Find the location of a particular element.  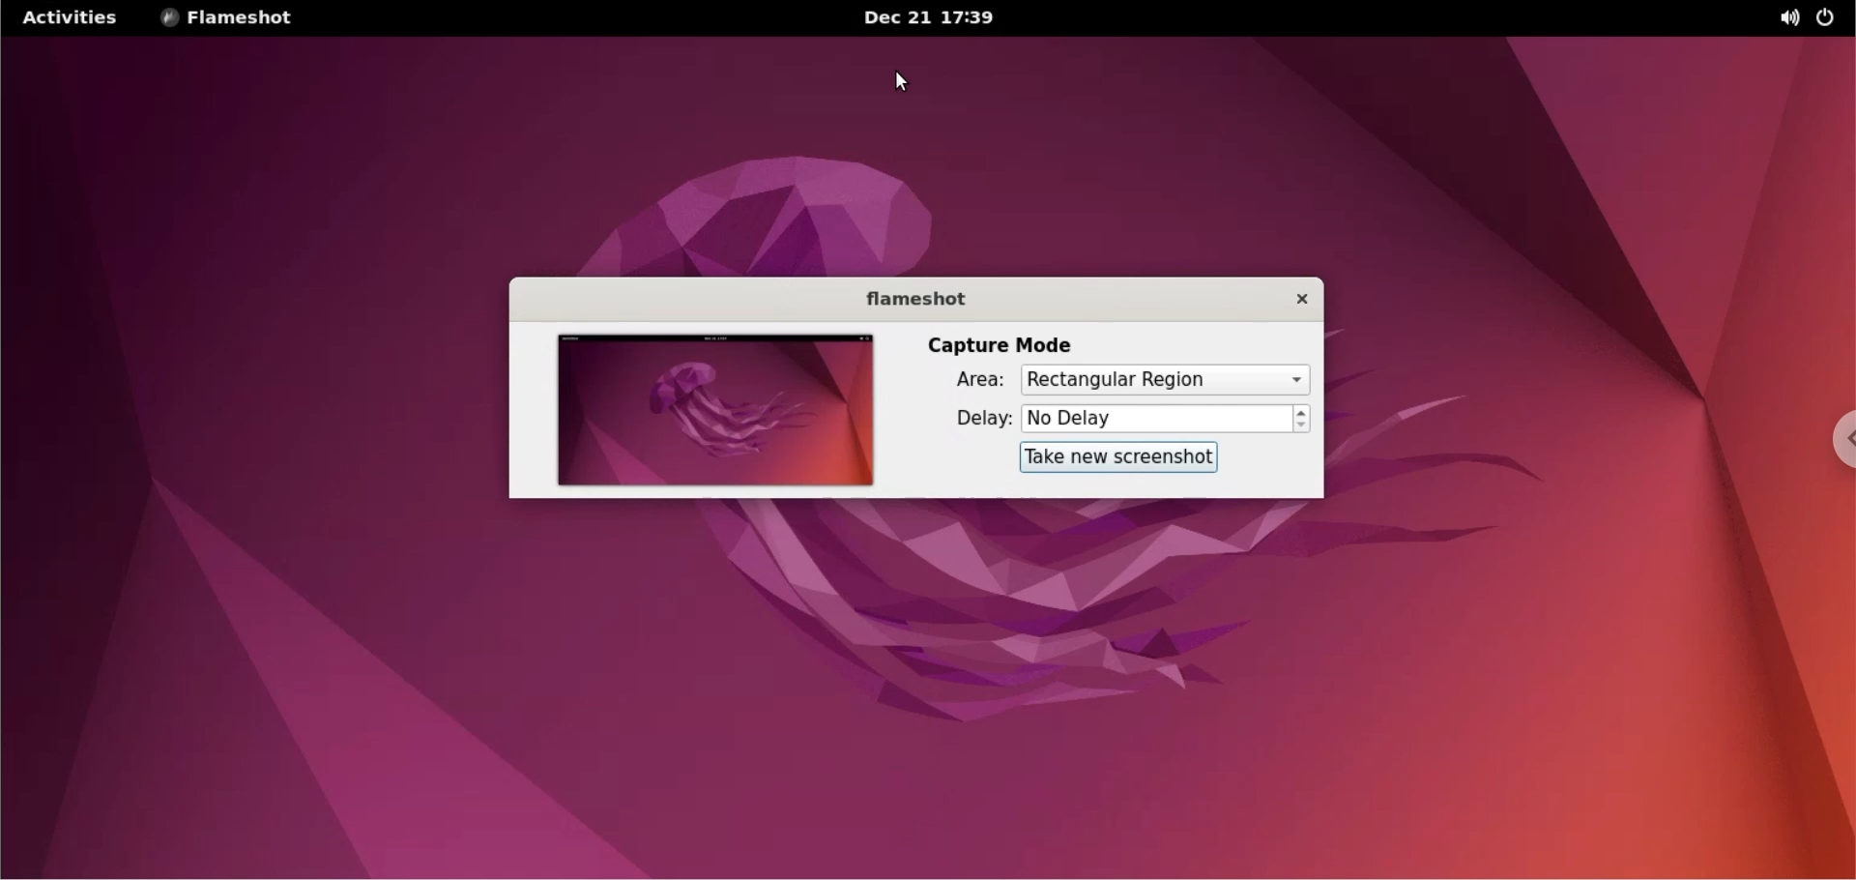

delay time is located at coordinates (1156, 418).